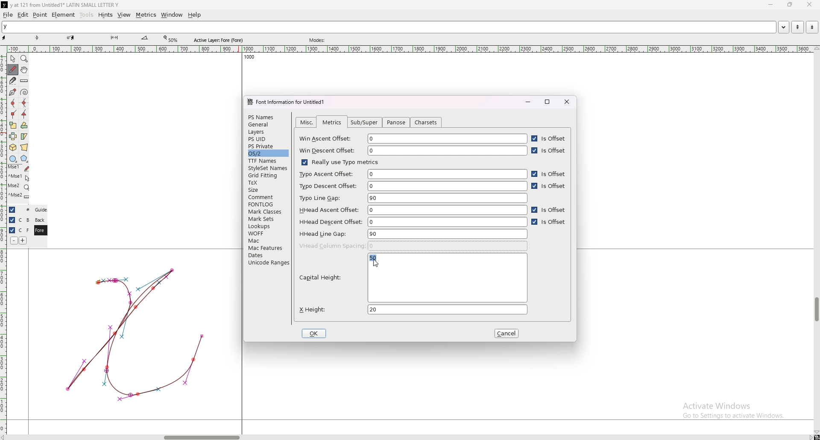 The height and width of the screenshot is (440, 820). Describe the element at coordinates (549, 174) in the screenshot. I see `is offset` at that location.